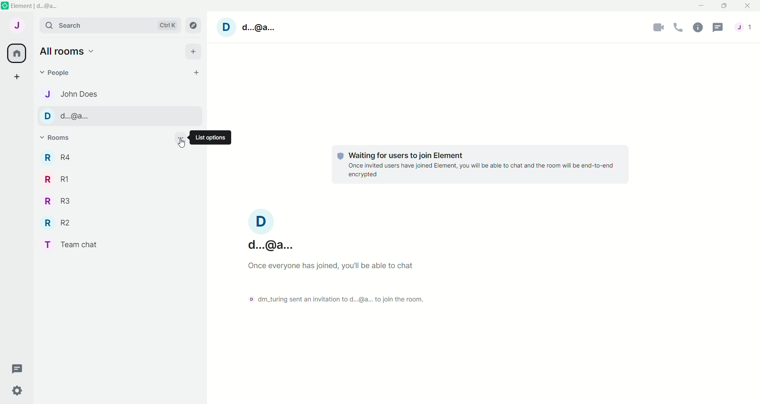 This screenshot has width=760, height=404. Describe the element at coordinates (259, 28) in the screenshot. I see `d..@a...` at that location.